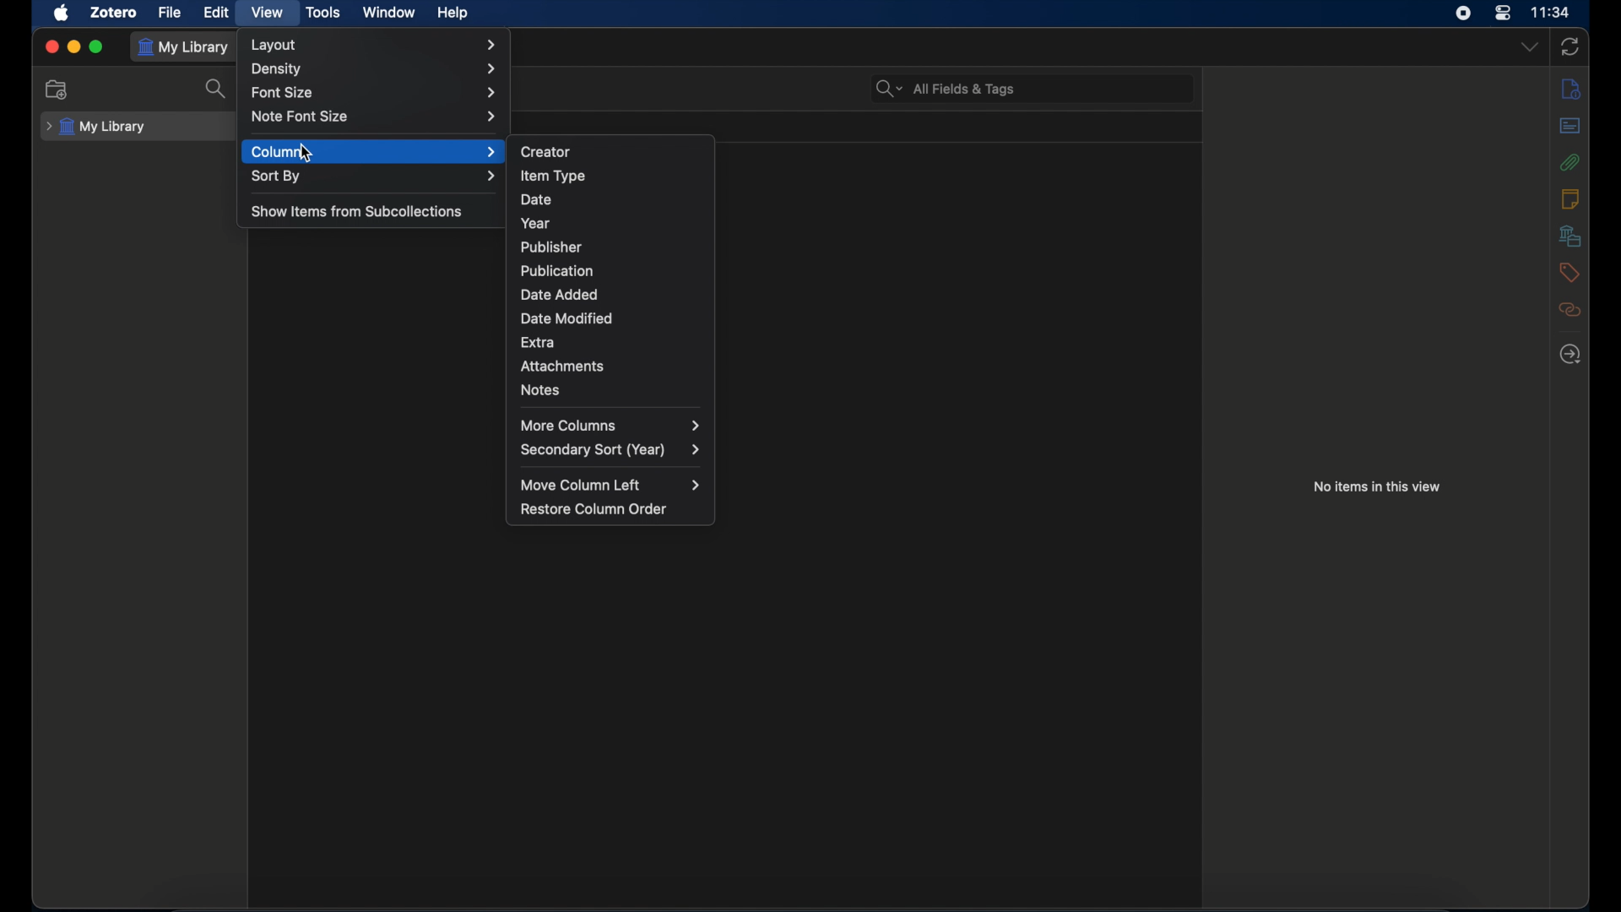  Describe the element at coordinates (1570, 355) in the screenshot. I see `locate` at that location.